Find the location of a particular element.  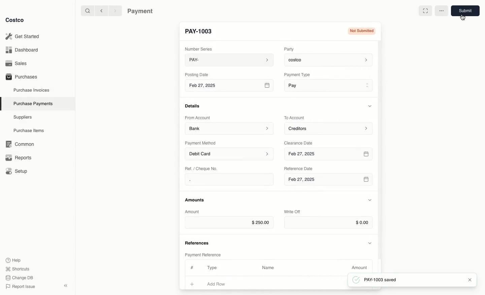

Forward is located at coordinates (115, 10).